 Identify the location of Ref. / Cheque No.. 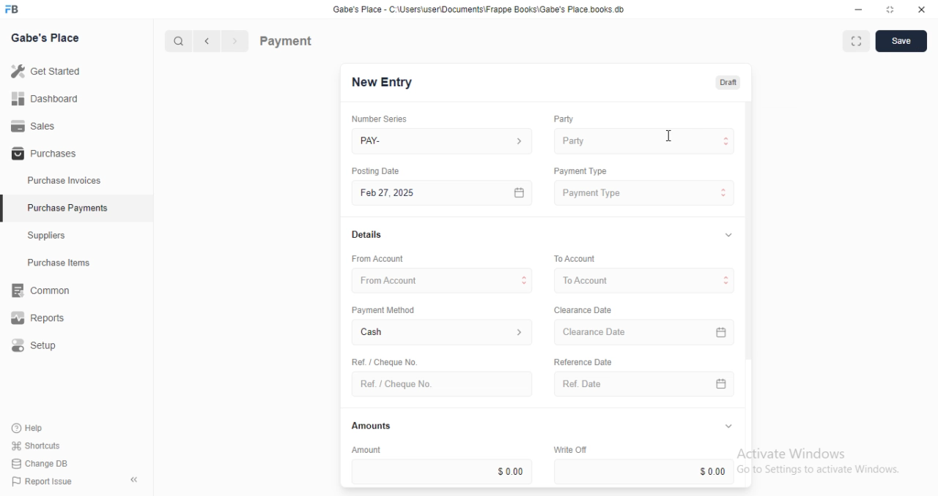
(441, 384).